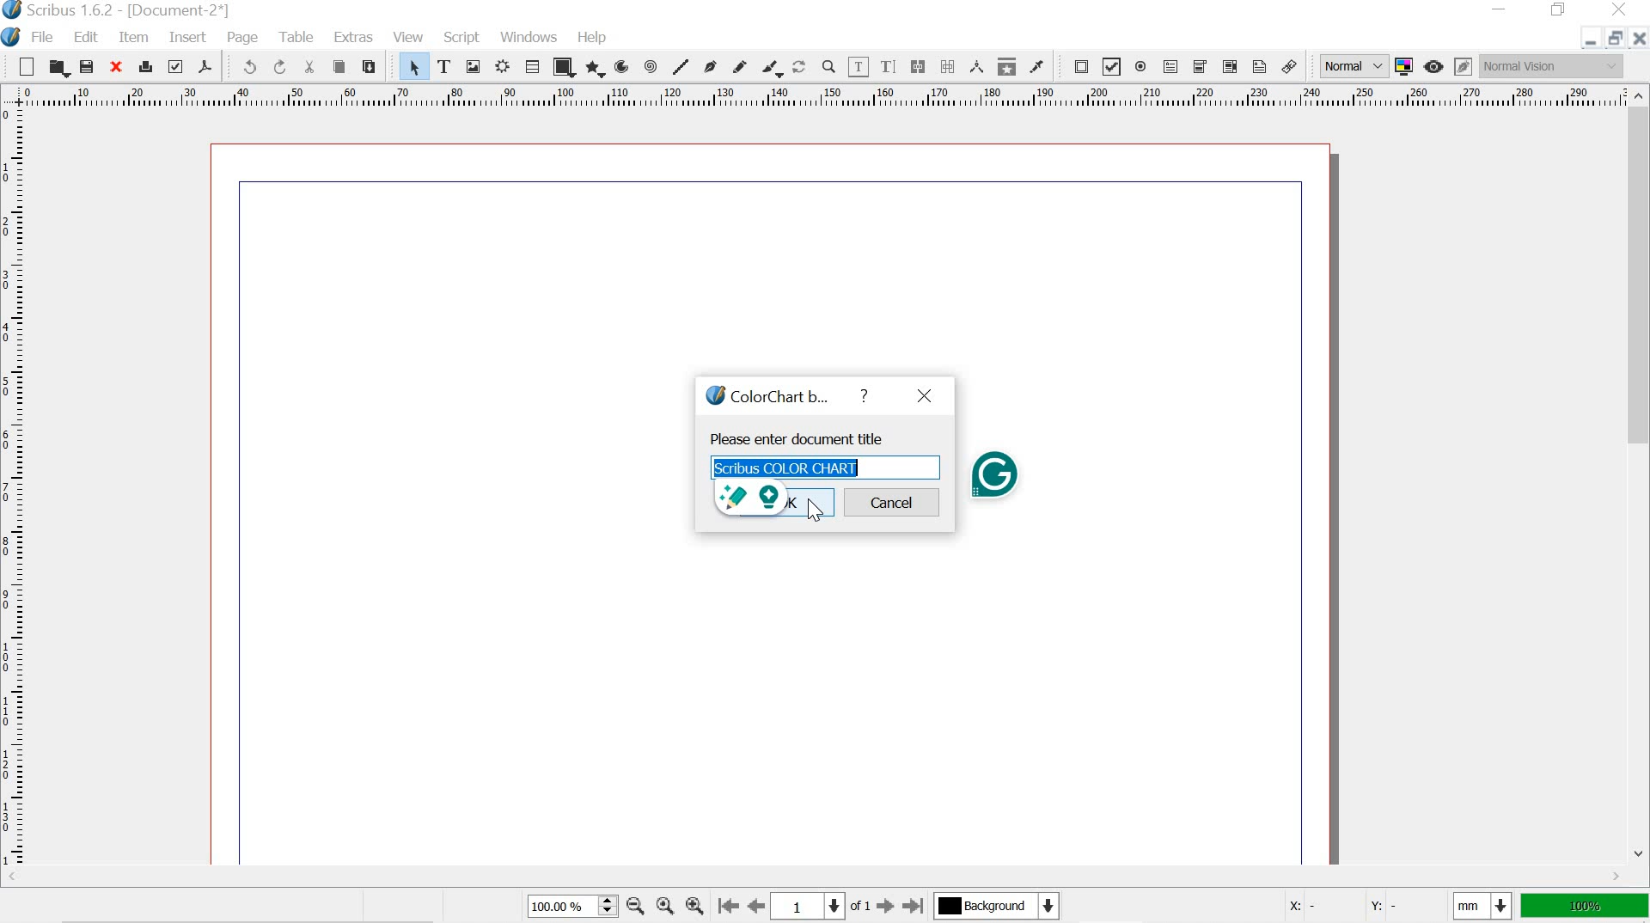 Image resolution: width=1650 pixels, height=923 pixels. I want to click on ruler, so click(810, 98).